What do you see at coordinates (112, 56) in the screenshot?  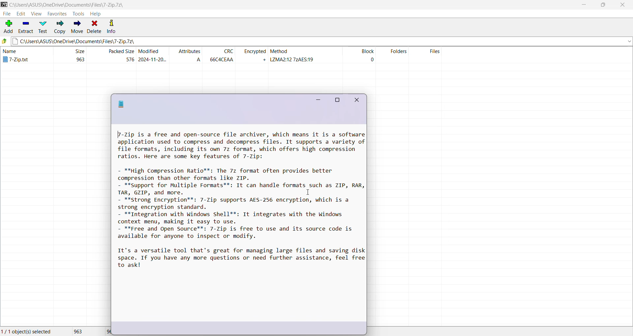 I see `Packed Size` at bounding box center [112, 56].